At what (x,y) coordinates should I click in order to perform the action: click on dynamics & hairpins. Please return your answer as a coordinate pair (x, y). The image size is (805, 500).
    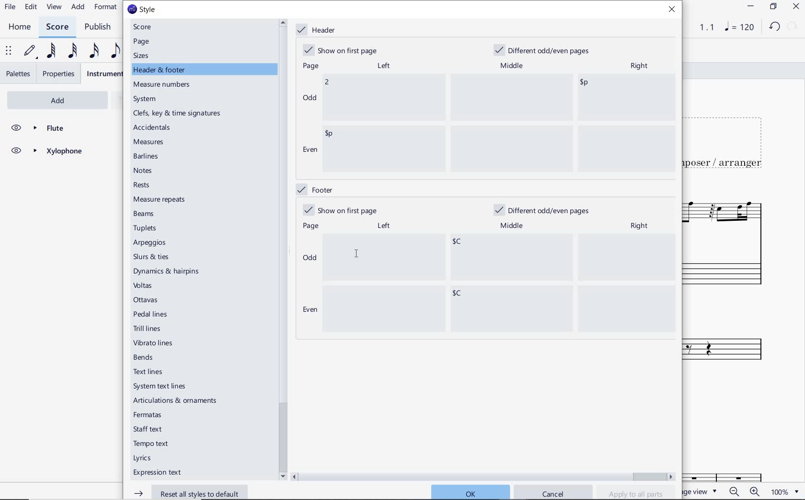
    Looking at the image, I should click on (168, 272).